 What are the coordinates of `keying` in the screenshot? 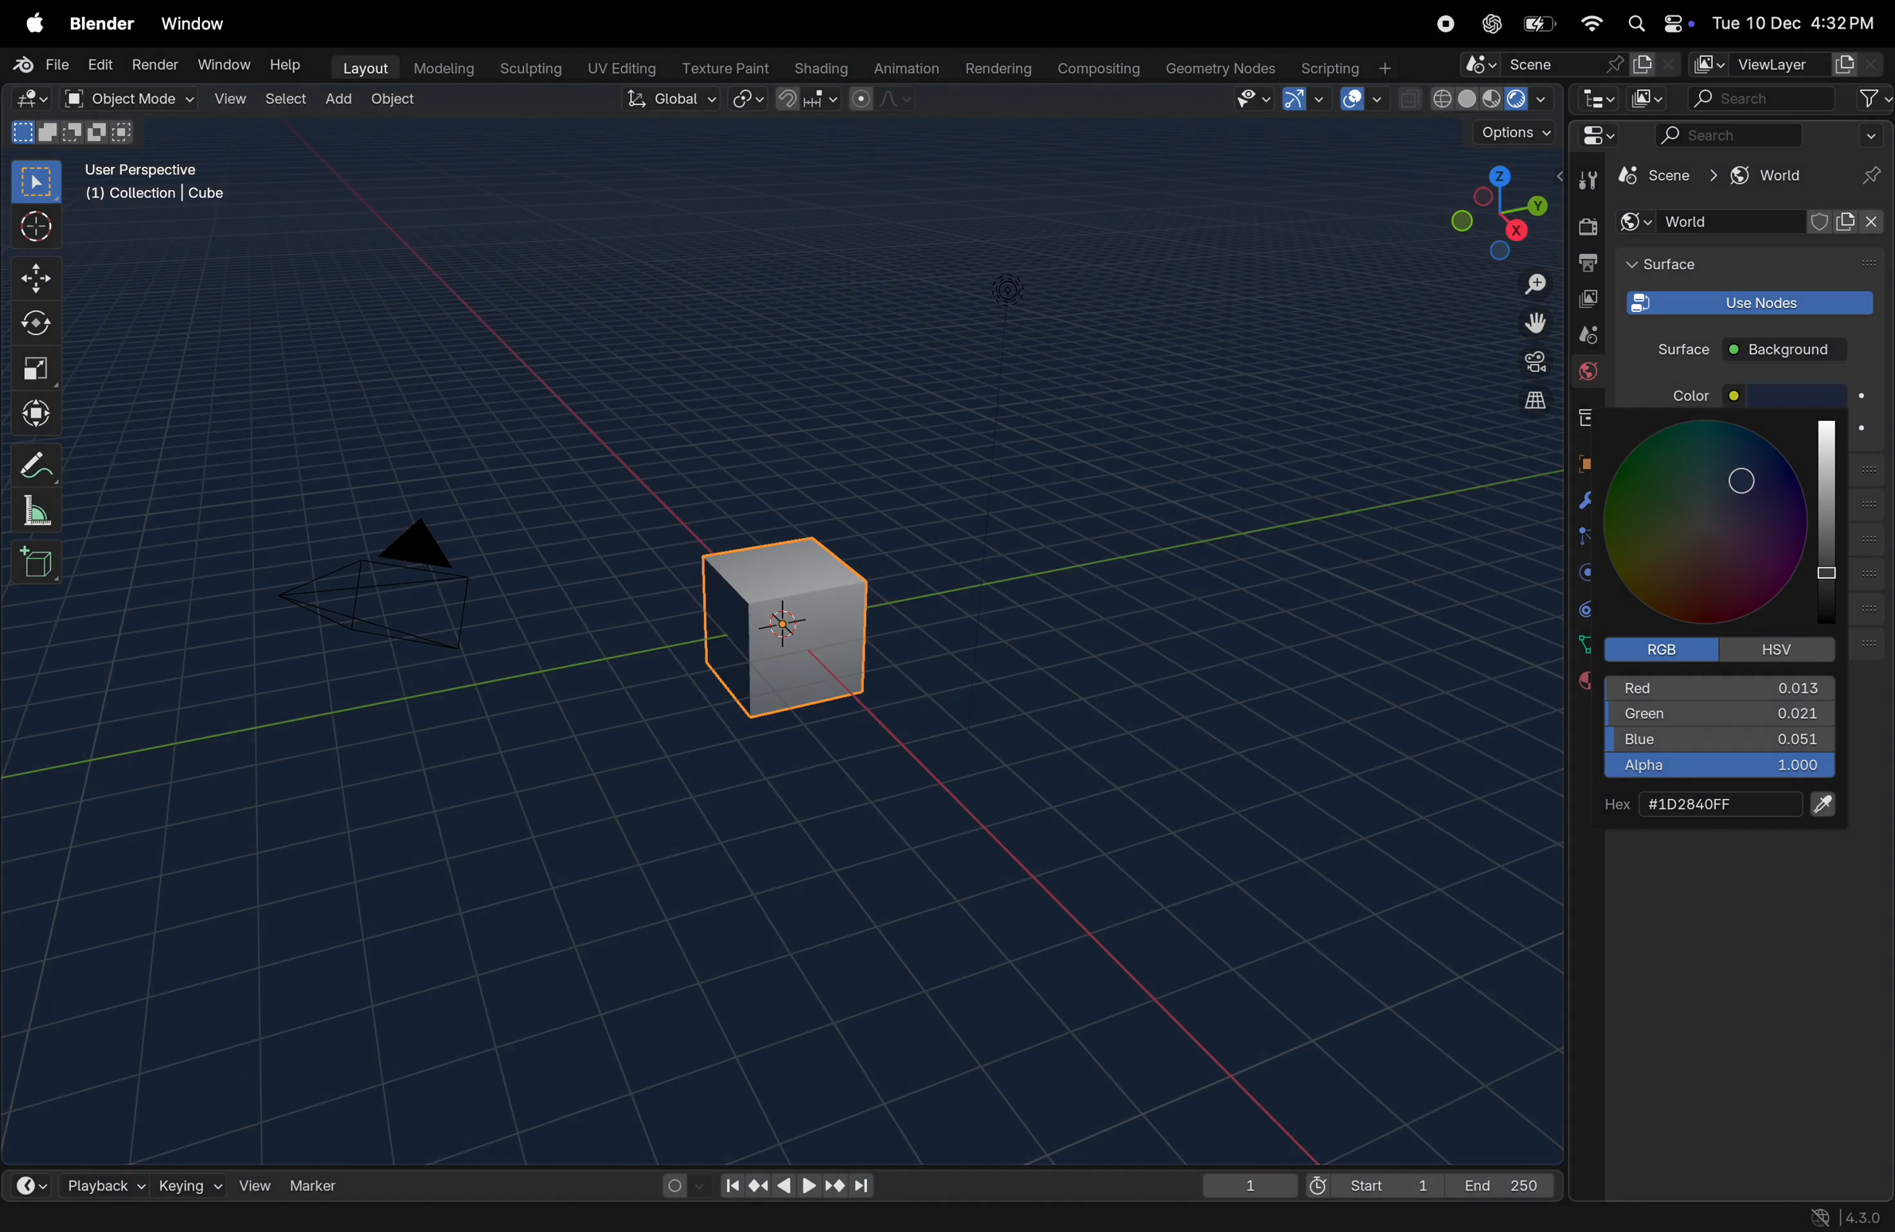 It's located at (190, 1183).